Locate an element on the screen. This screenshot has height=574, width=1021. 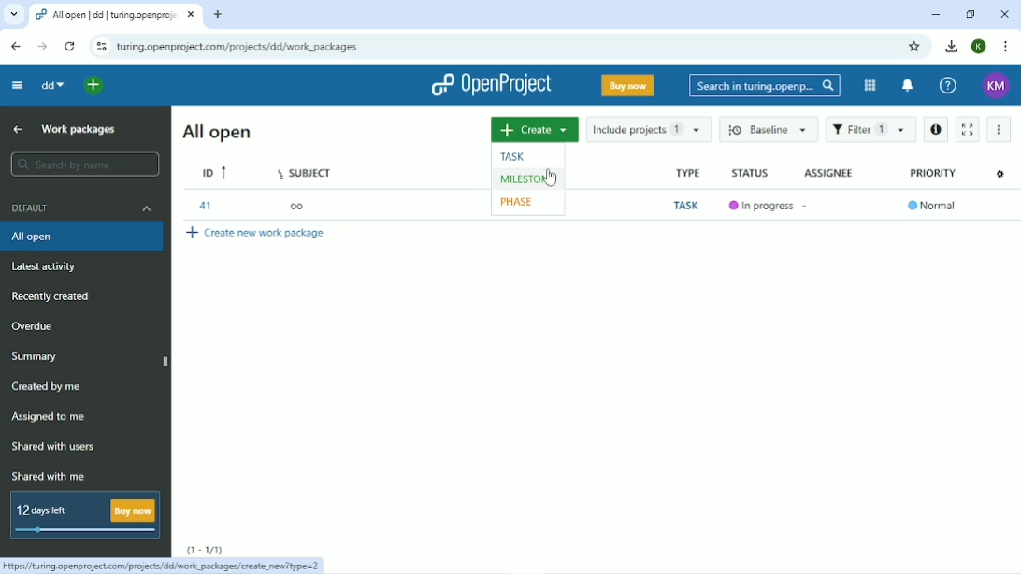
Subject is located at coordinates (308, 171).